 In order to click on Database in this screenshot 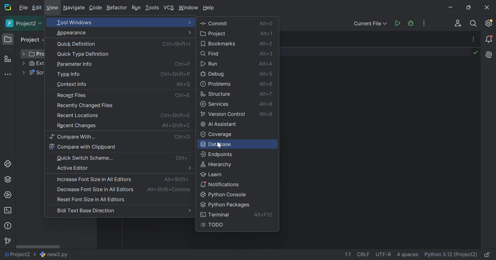, I will do `click(218, 145)`.